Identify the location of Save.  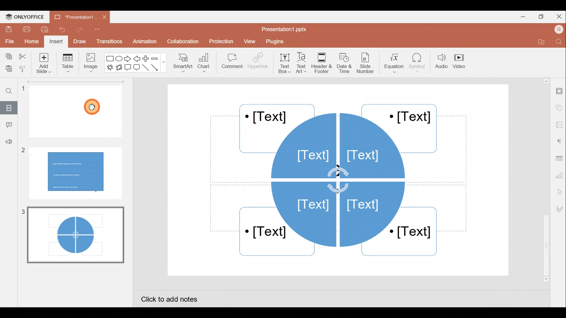
(8, 29).